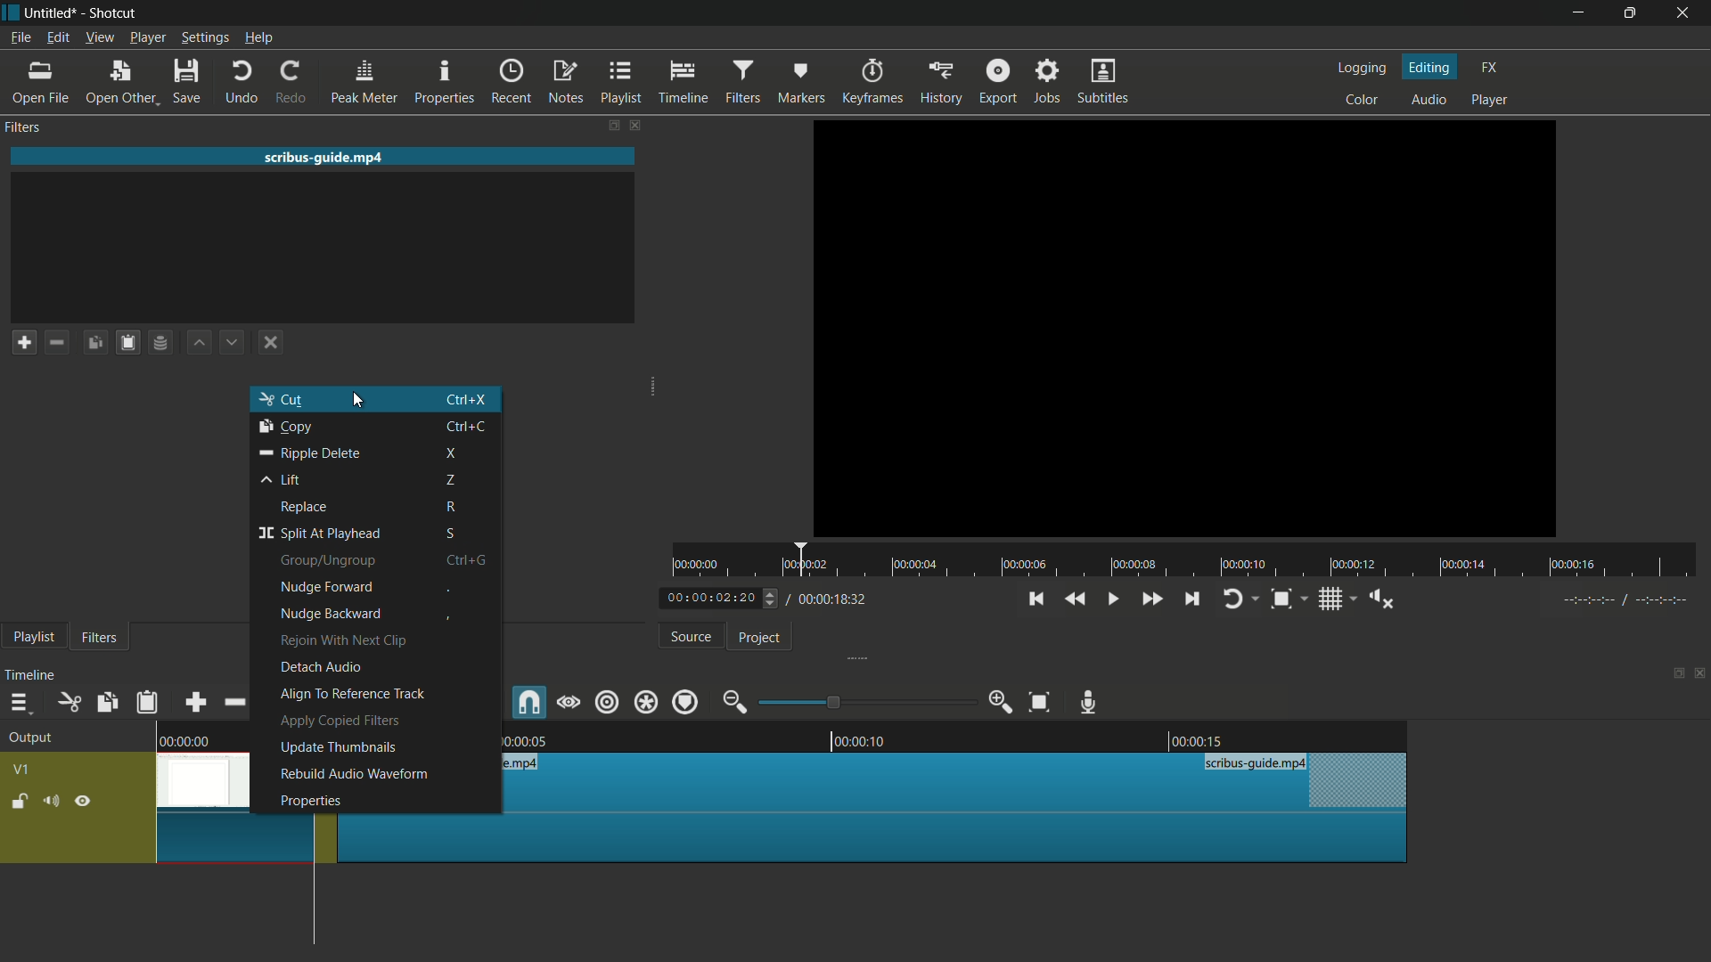 The height and width of the screenshot is (962, 1711). What do you see at coordinates (462, 558) in the screenshot?
I see `keyboard shortcut` at bounding box center [462, 558].